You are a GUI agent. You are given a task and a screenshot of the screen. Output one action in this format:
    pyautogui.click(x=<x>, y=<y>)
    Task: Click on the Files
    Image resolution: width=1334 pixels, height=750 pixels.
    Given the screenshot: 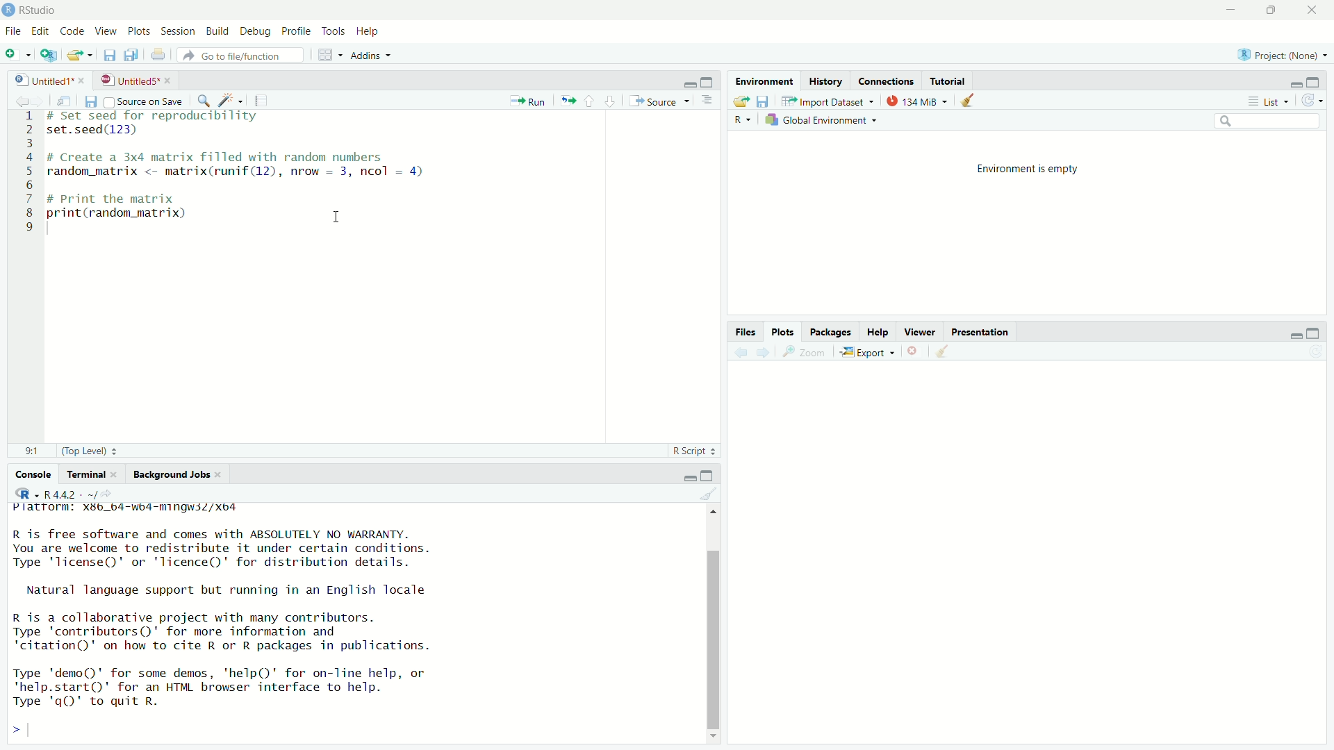 What is the action you would take?
    pyautogui.click(x=748, y=333)
    